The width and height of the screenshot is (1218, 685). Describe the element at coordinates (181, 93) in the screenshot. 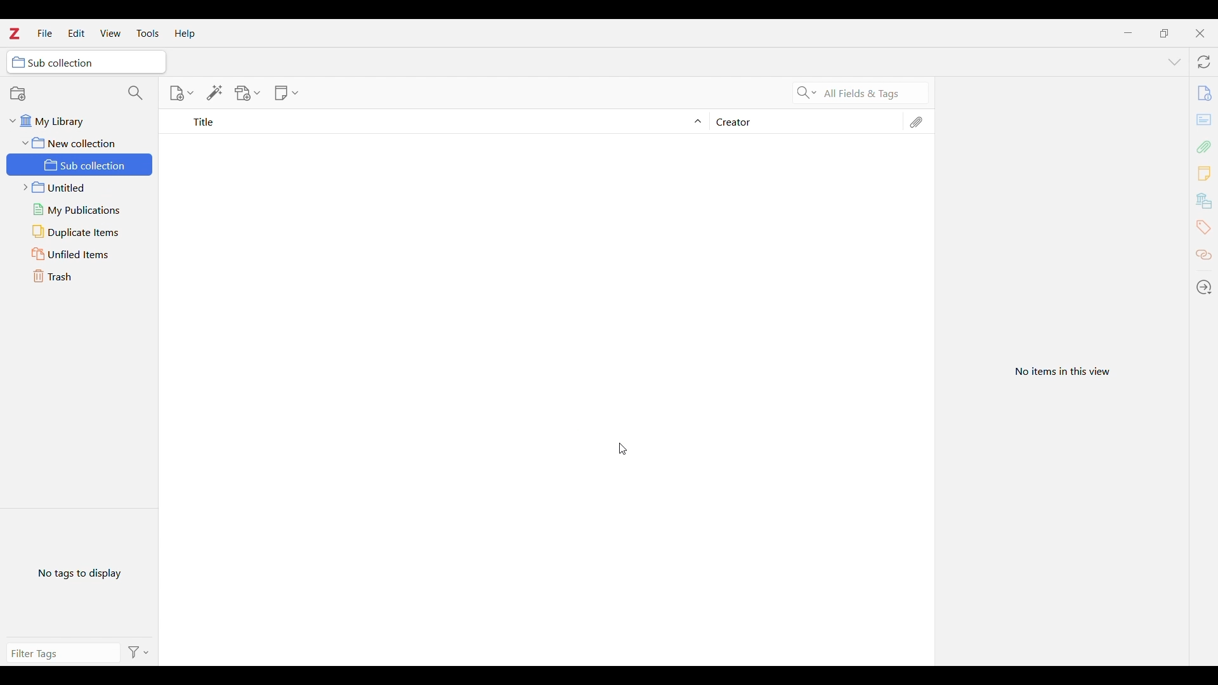

I see `New item options` at that location.